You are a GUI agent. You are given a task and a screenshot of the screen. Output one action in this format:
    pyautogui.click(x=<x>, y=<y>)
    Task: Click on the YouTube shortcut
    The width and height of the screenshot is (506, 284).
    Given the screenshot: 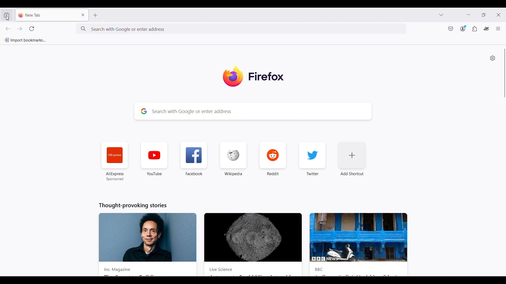 What is the action you would take?
    pyautogui.click(x=154, y=159)
    